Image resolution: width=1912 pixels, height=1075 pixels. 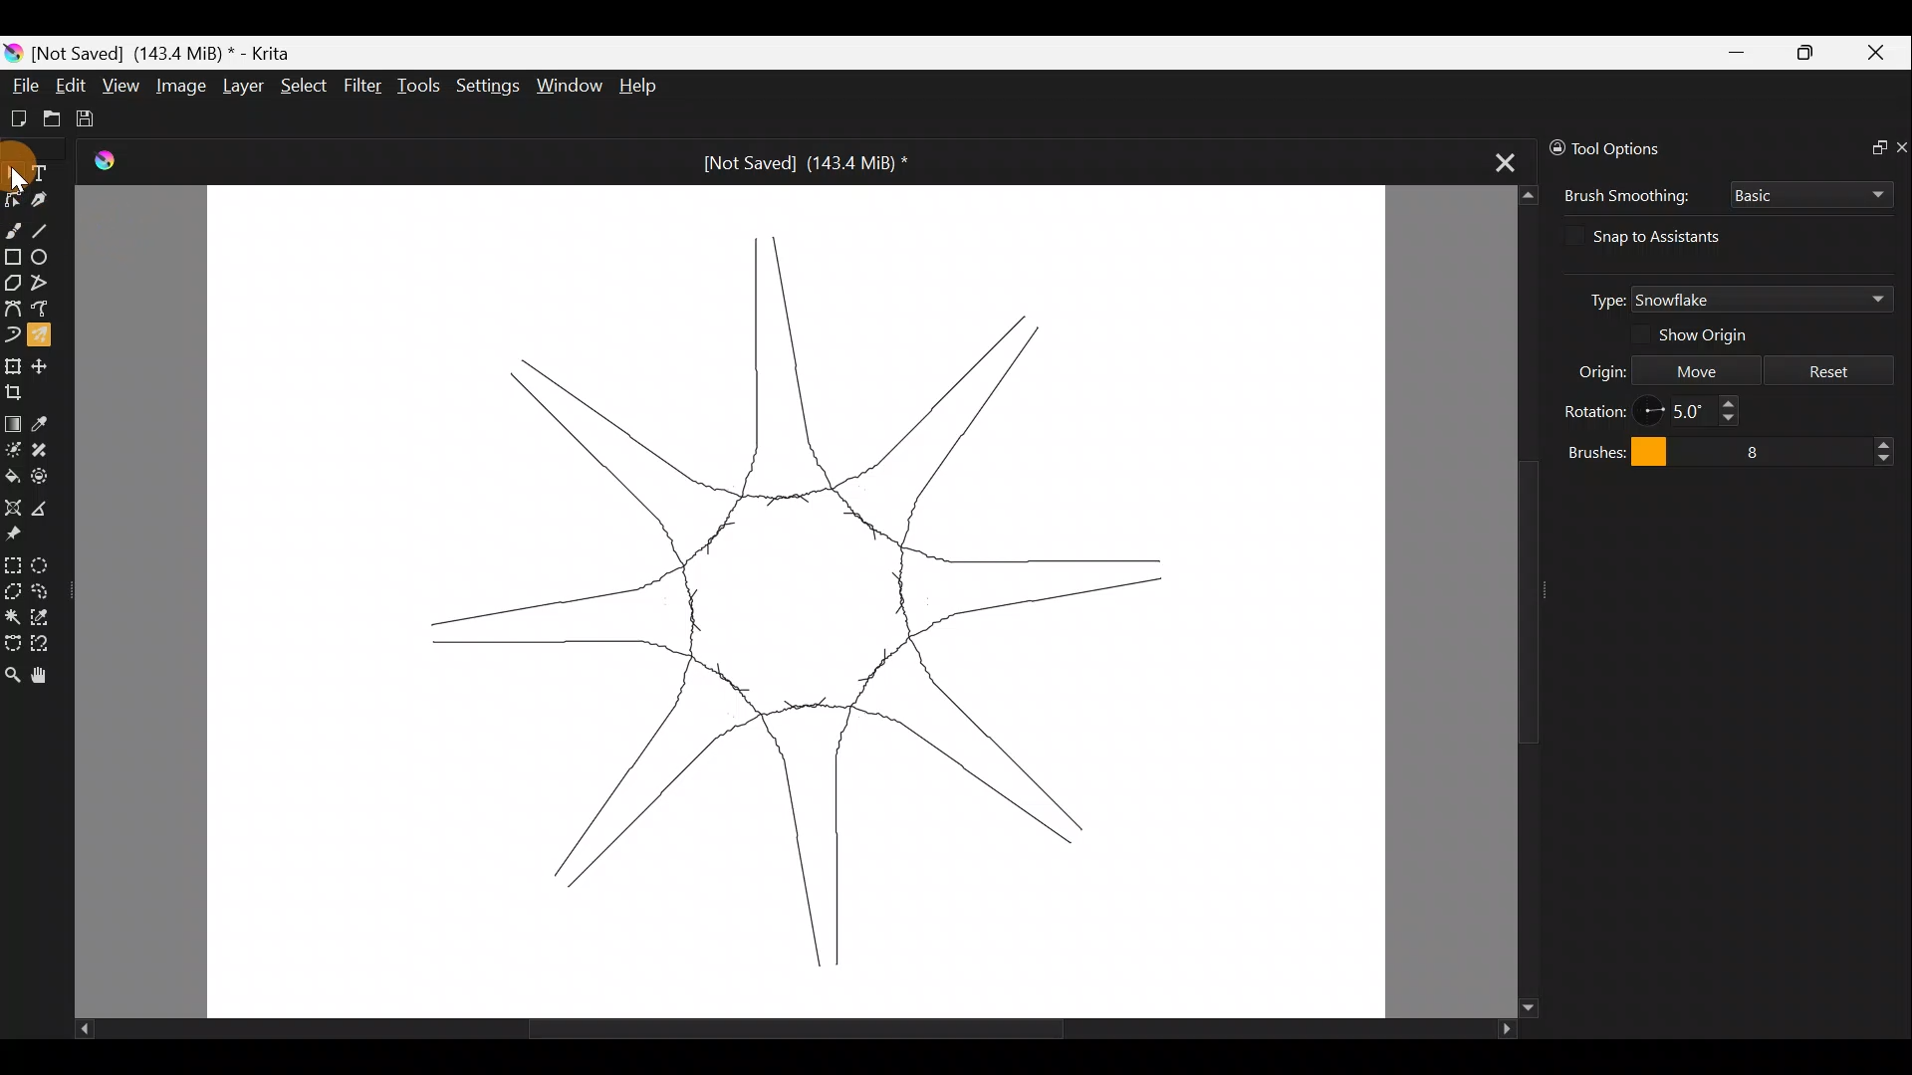 What do you see at coordinates (12, 449) in the screenshot?
I see `Colorize mask tool` at bounding box center [12, 449].